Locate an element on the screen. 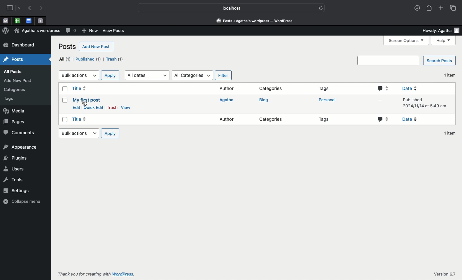 This screenshot has width=462, height=280. Users is located at coordinates (17, 169).